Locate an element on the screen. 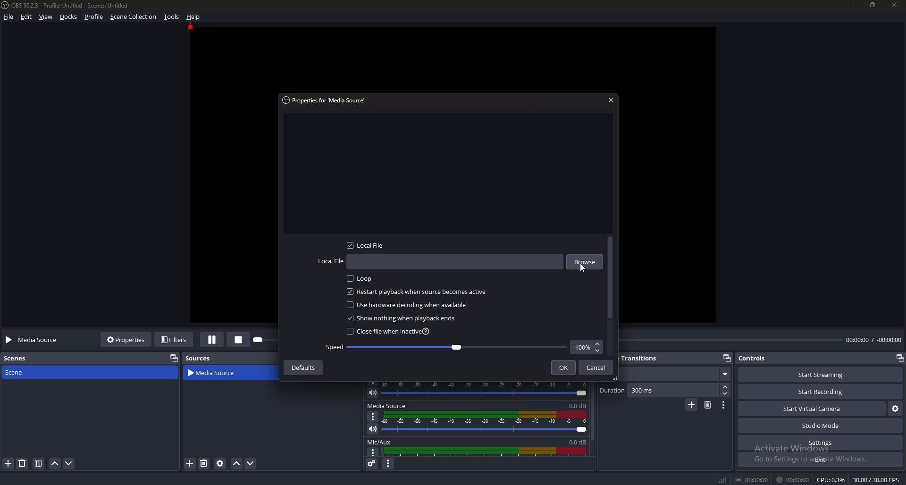  Close file when inactive is located at coordinates (390, 332).